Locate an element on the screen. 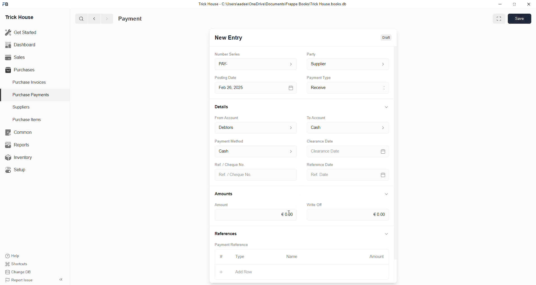 This screenshot has height=285, width=536. Ref. Date is located at coordinates (346, 175).